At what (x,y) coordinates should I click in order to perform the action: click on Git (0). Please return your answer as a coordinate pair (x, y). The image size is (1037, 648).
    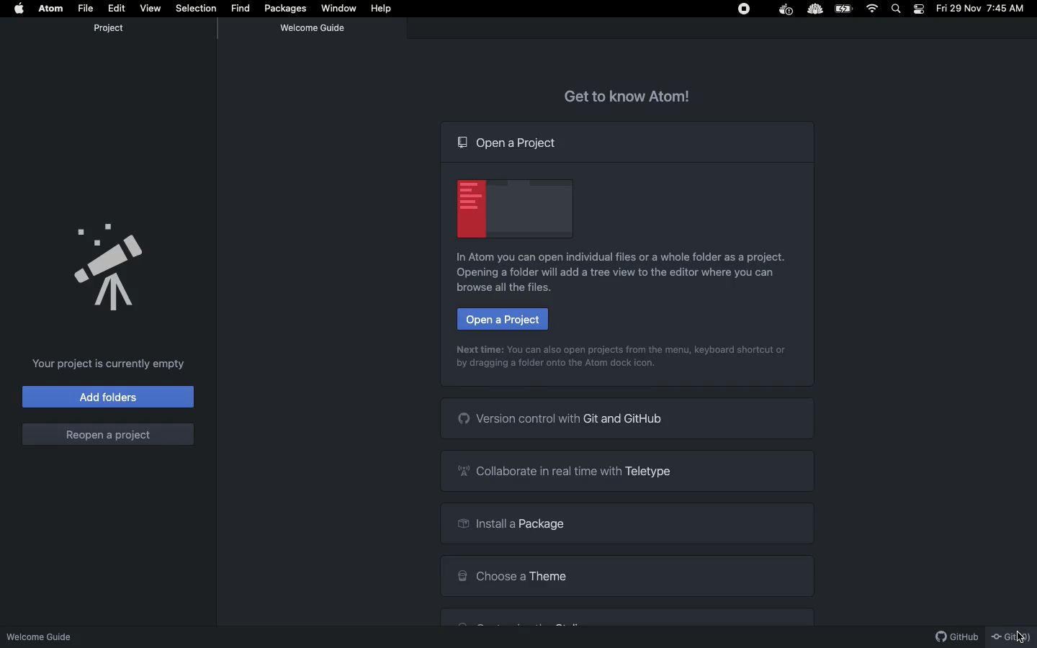
    Looking at the image, I should click on (1011, 636).